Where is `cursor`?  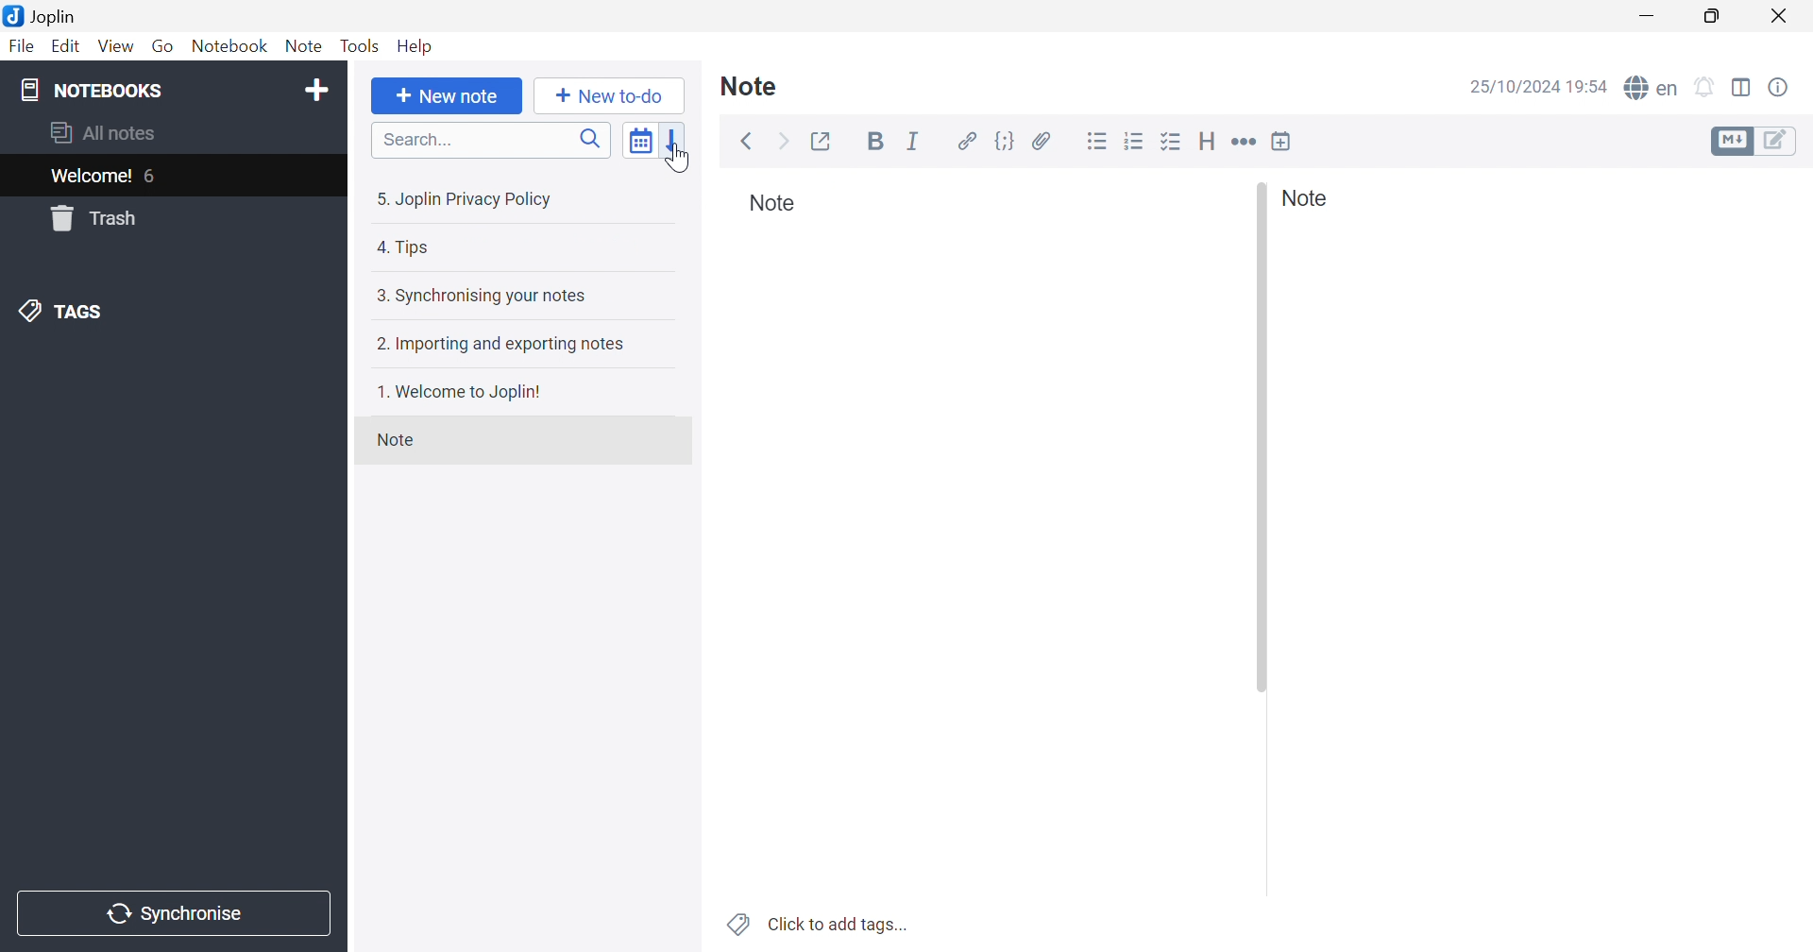 cursor is located at coordinates (680, 161).